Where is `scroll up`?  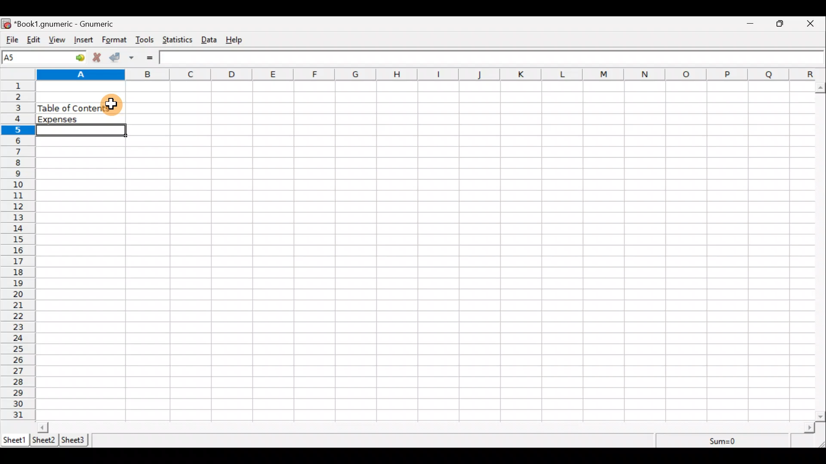
scroll up is located at coordinates (821, 88).